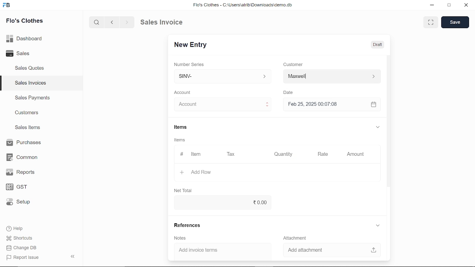 The height and width of the screenshot is (267, 475). What do you see at coordinates (190, 155) in the screenshot?
I see `# Item` at bounding box center [190, 155].